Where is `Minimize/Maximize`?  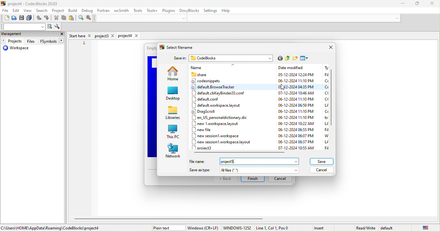
Minimize/Maximize is located at coordinates (415, 4).